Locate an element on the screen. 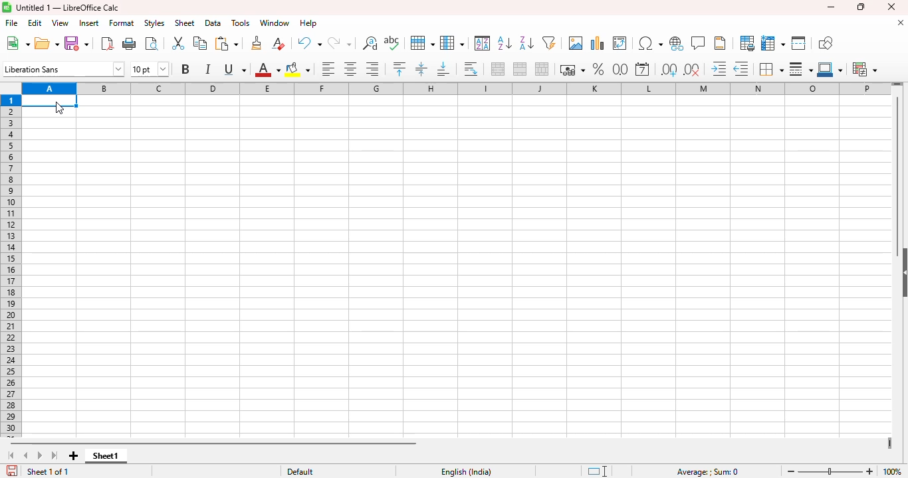 The image size is (908, 478). border color is located at coordinates (830, 70).